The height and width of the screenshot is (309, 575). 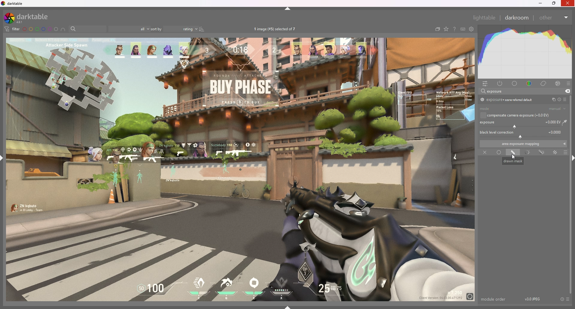 I want to click on hide, so click(x=288, y=9).